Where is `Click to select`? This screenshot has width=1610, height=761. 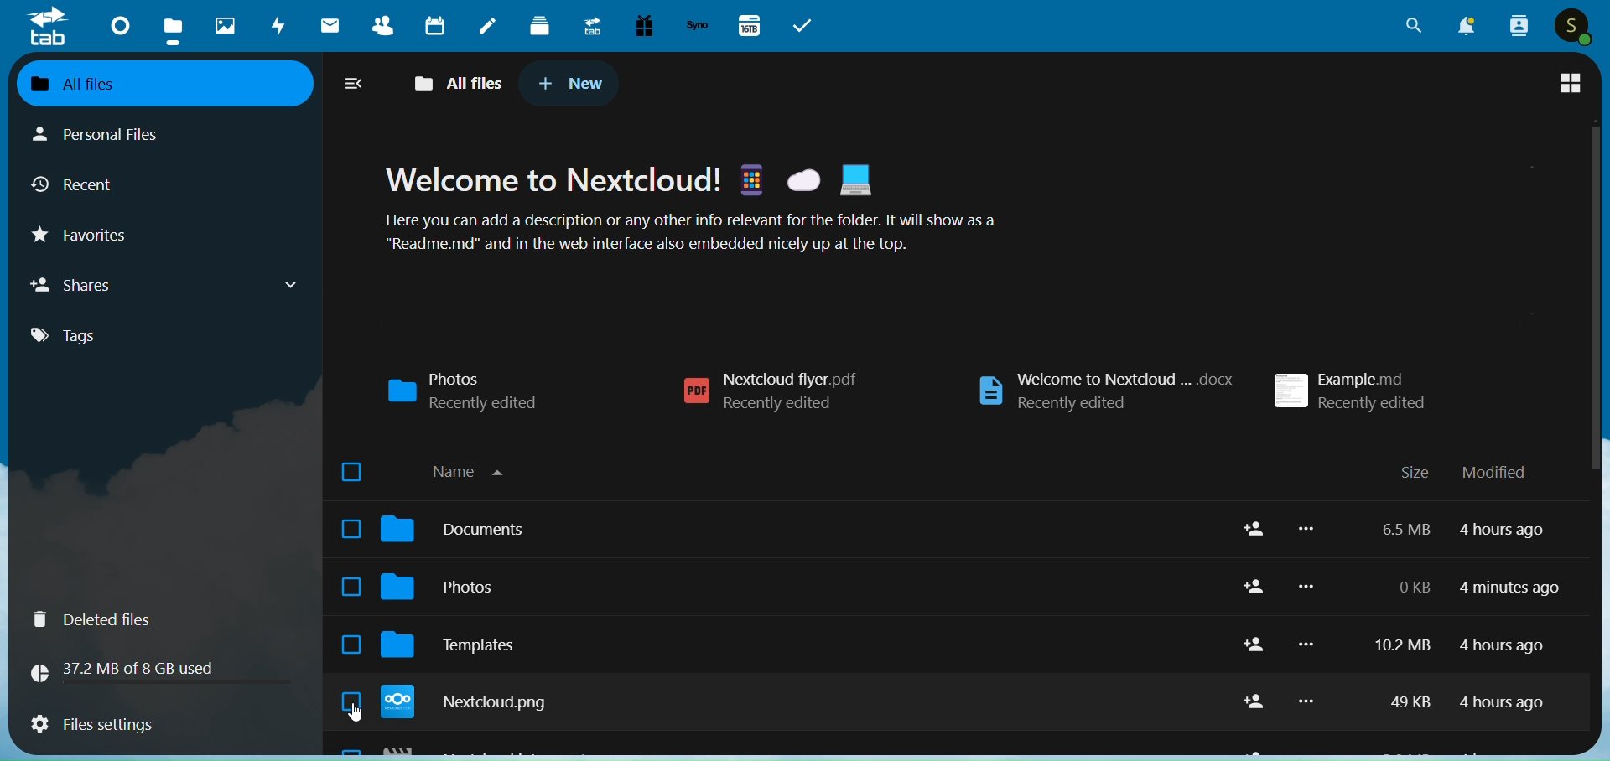 Click to select is located at coordinates (351, 701).